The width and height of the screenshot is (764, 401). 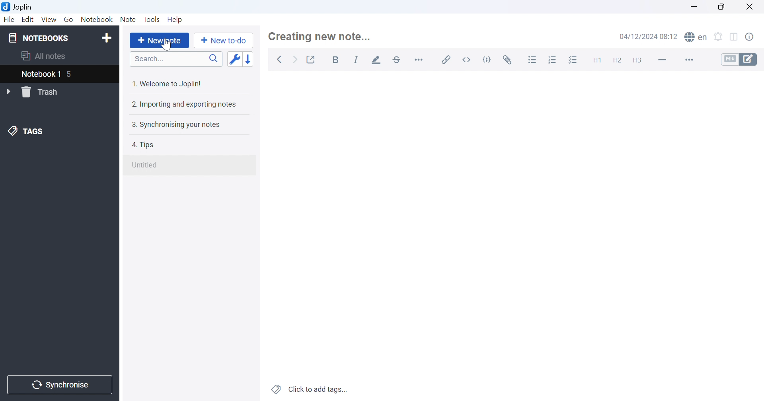 What do you see at coordinates (357, 60) in the screenshot?
I see `Italic` at bounding box center [357, 60].